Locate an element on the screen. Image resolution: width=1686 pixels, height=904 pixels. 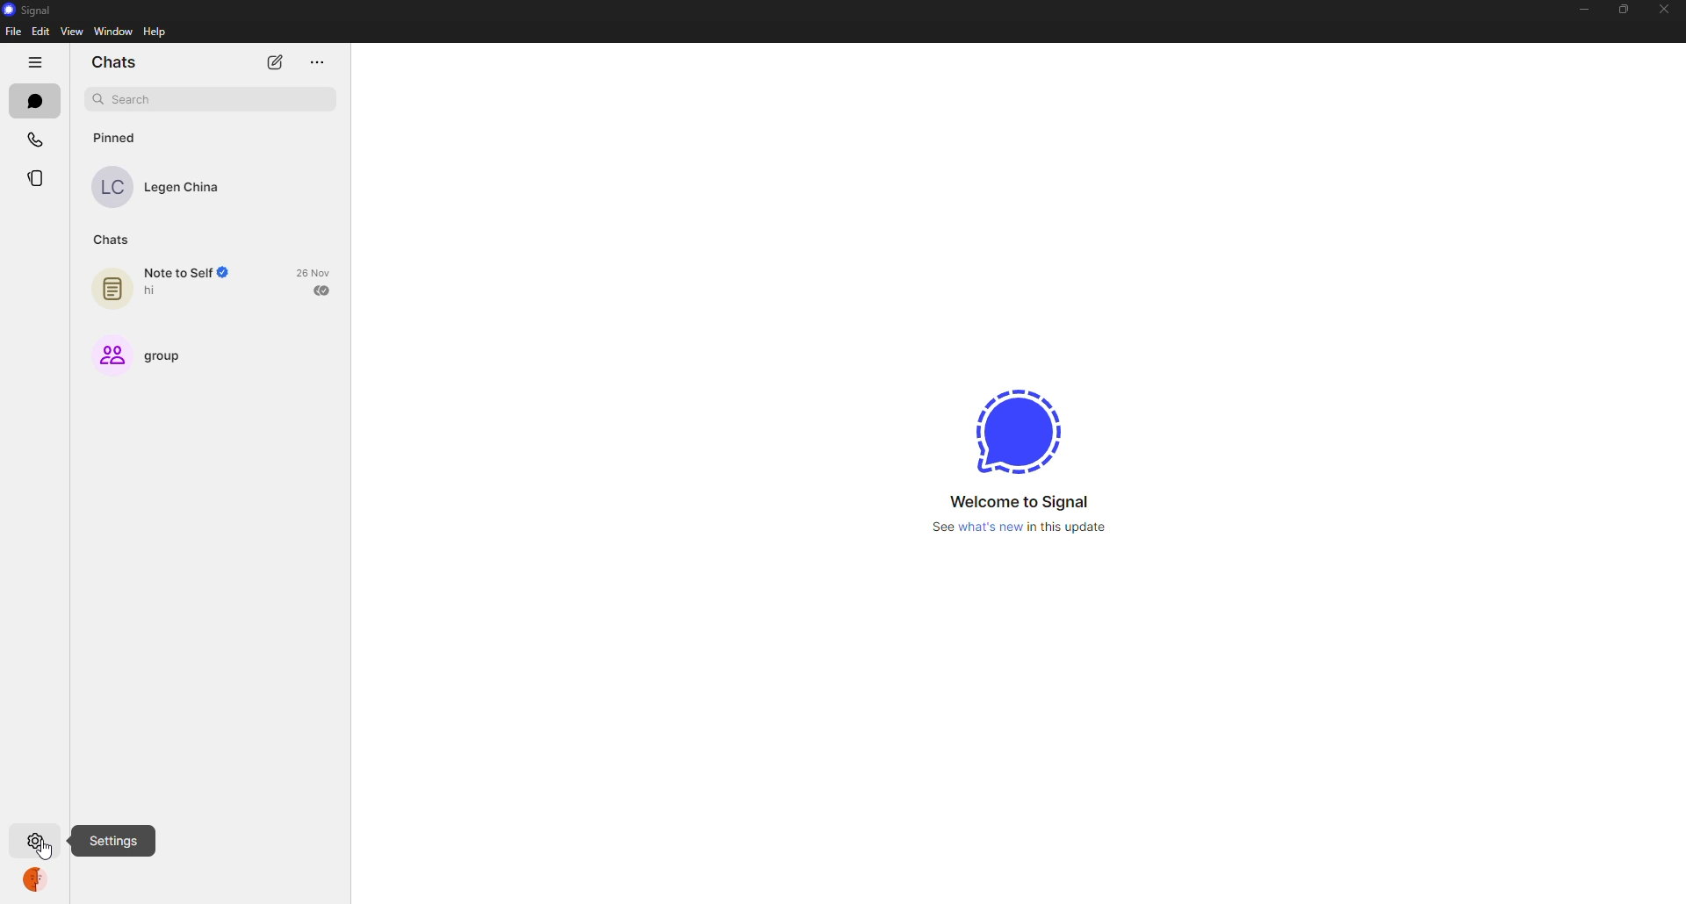
Legen China is located at coordinates (162, 187).